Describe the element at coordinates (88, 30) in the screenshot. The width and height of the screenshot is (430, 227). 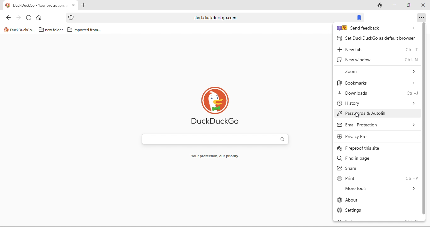
I see `imported from` at that location.